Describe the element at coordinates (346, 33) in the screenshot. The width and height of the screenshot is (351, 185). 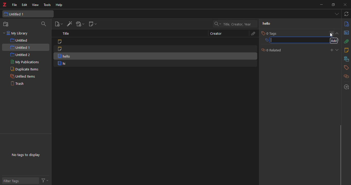
I see `abstract` at that location.